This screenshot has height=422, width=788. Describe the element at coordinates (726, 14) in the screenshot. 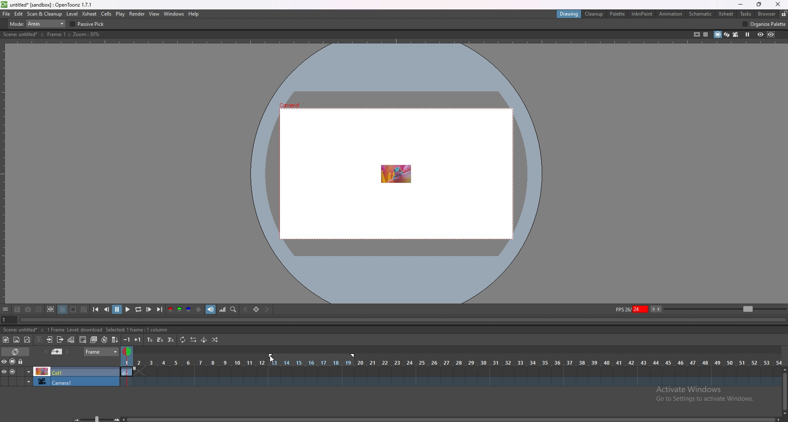

I see `xsheet` at that location.